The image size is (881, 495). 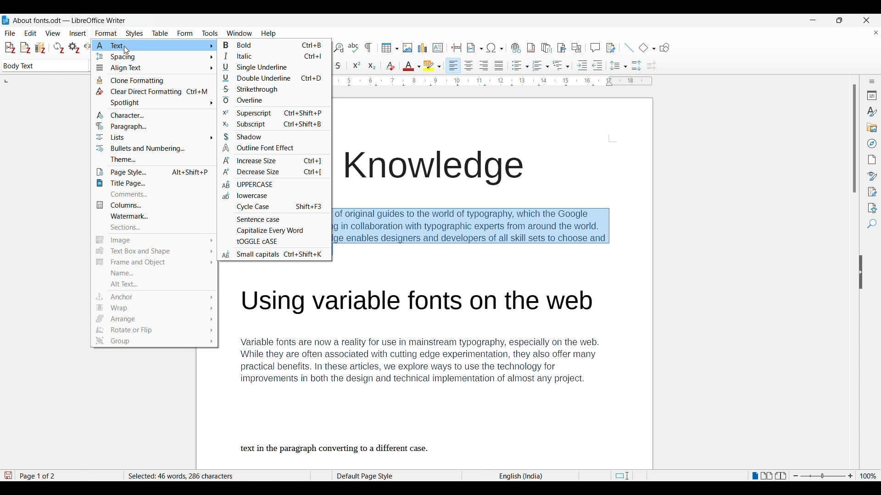 What do you see at coordinates (872, 208) in the screenshot?
I see `Accessibility check` at bounding box center [872, 208].